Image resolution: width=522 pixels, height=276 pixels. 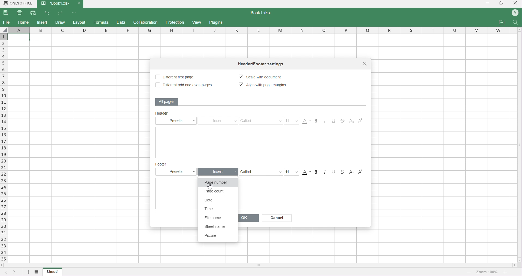 What do you see at coordinates (318, 172) in the screenshot?
I see `Bold` at bounding box center [318, 172].